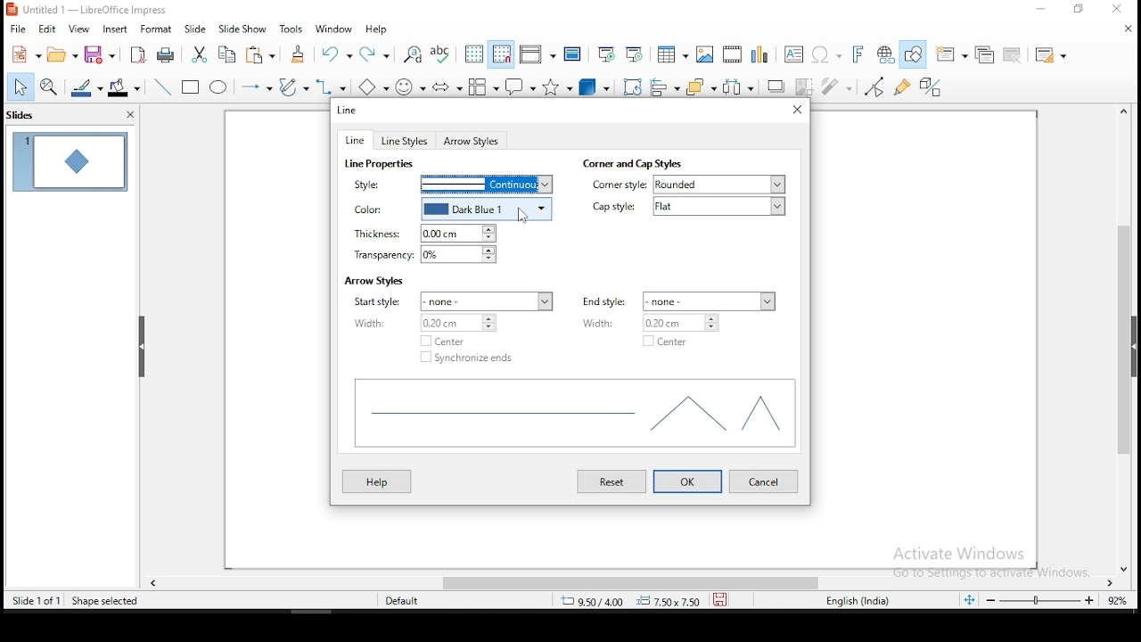  I want to click on cancel, so click(765, 481).